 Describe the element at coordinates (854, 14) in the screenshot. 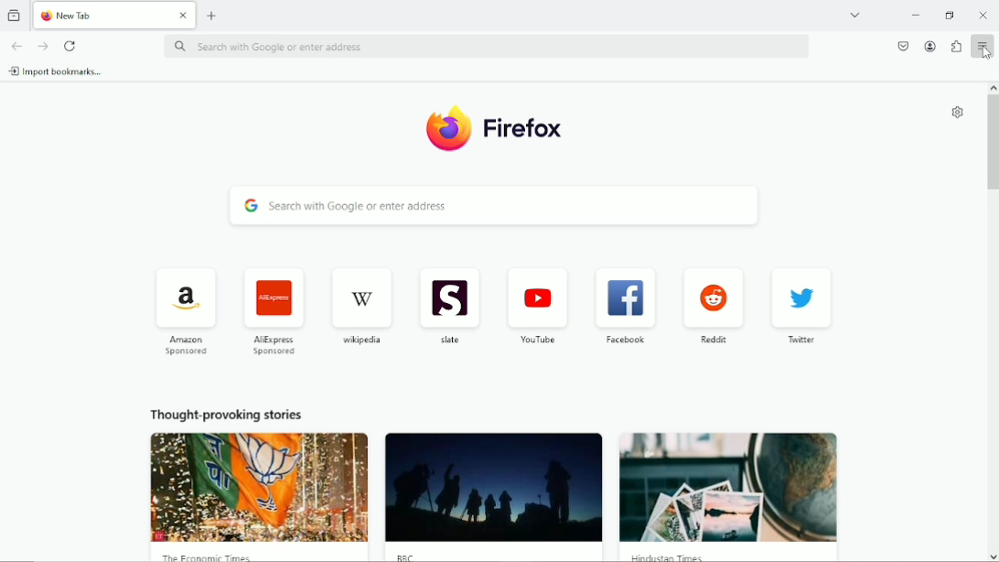

I see `list all tabs` at that location.